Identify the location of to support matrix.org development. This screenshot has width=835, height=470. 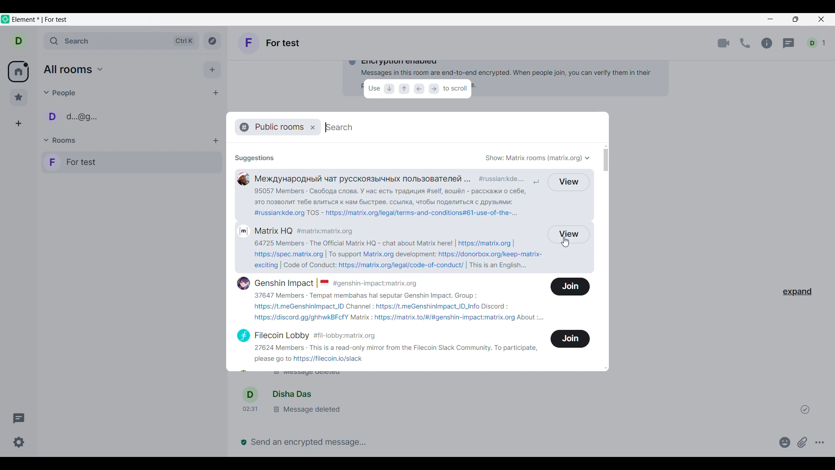
(382, 254).